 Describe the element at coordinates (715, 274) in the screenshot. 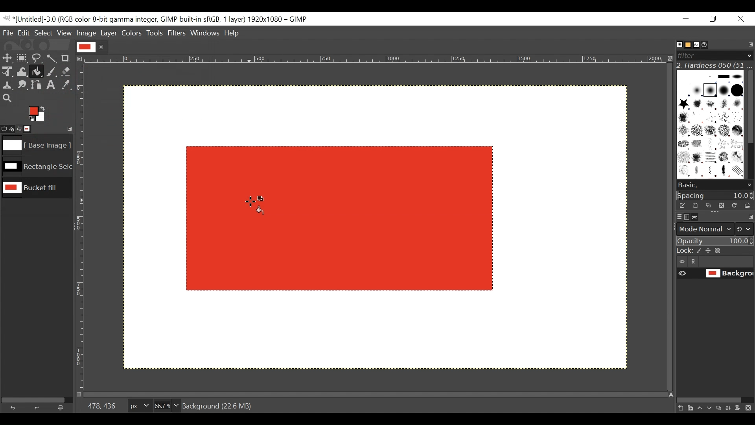

I see `(un)select item visibility background` at that location.